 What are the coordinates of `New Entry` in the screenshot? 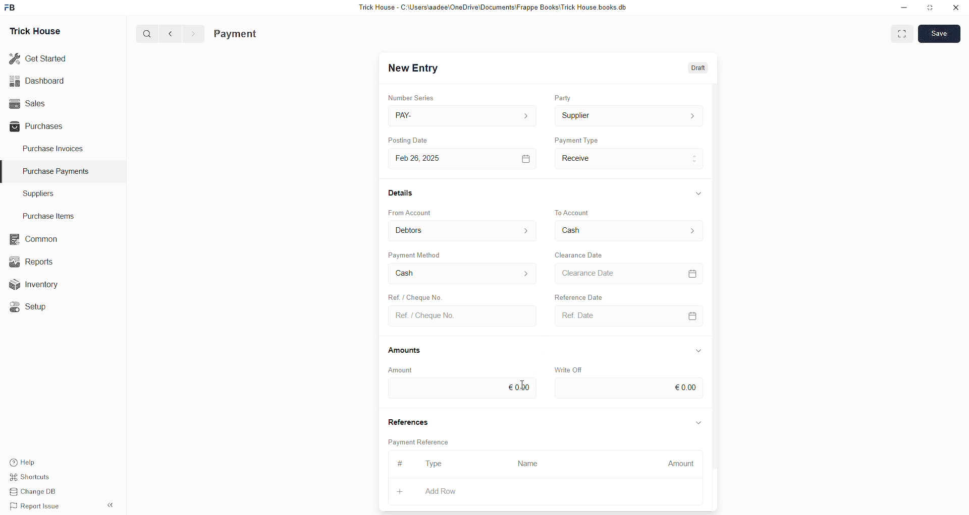 It's located at (413, 69).